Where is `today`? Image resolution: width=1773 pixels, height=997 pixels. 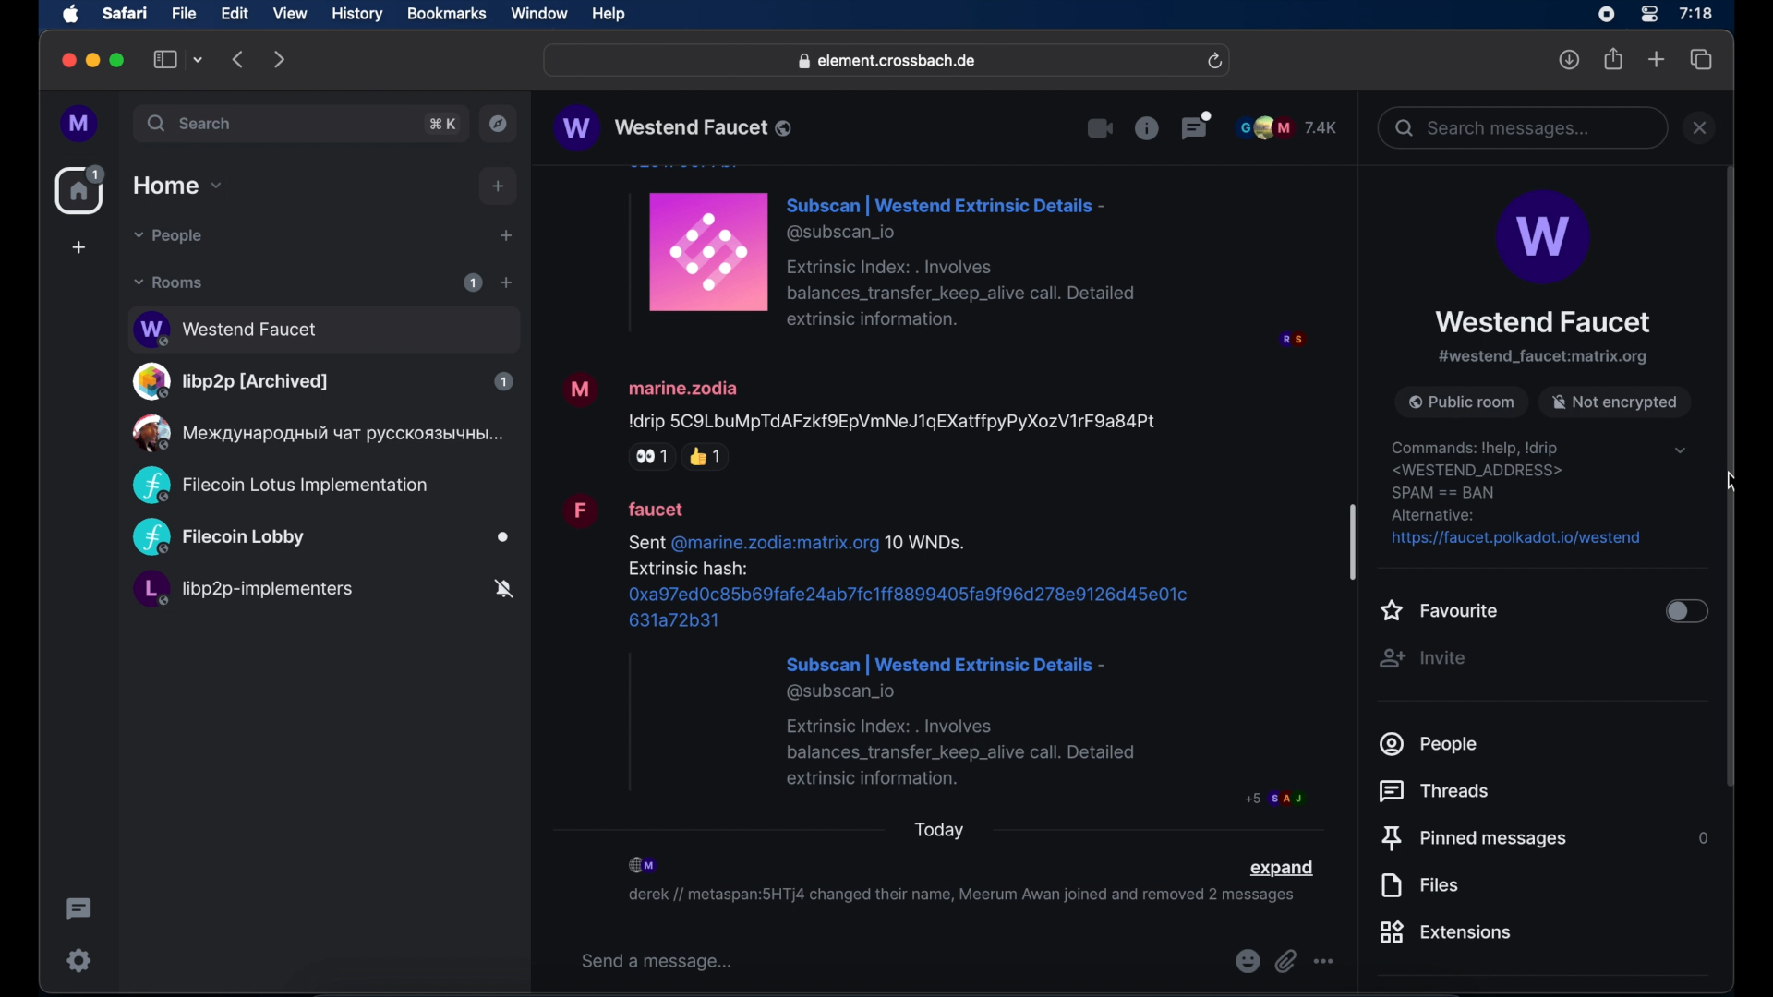
today is located at coordinates (940, 830).